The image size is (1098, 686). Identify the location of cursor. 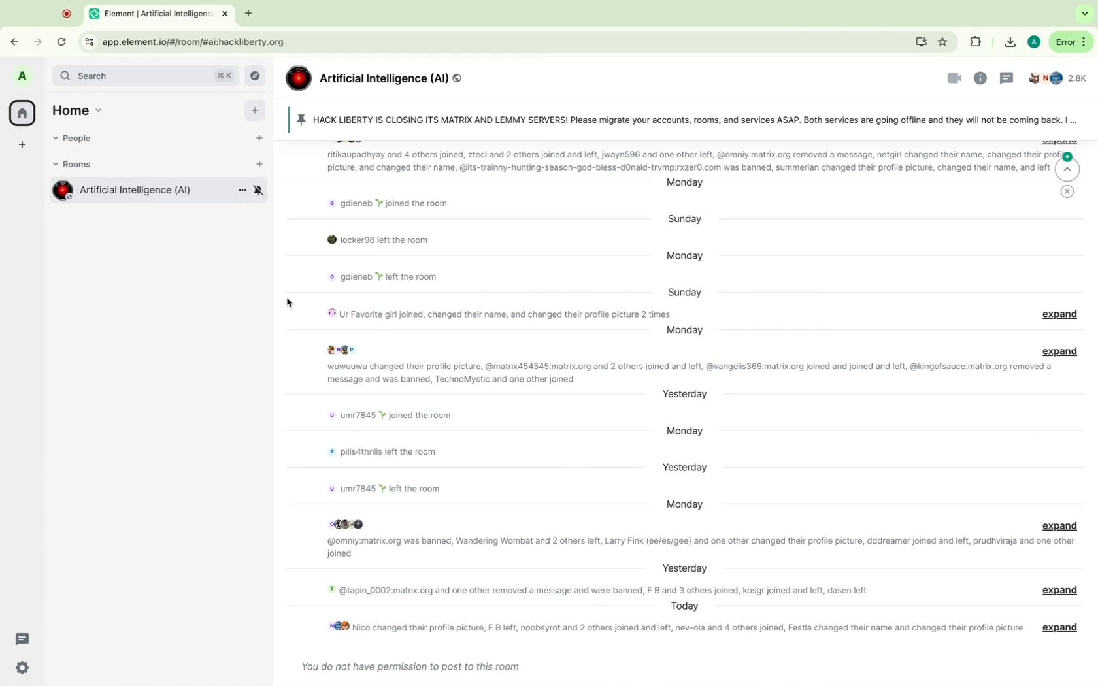
(290, 303).